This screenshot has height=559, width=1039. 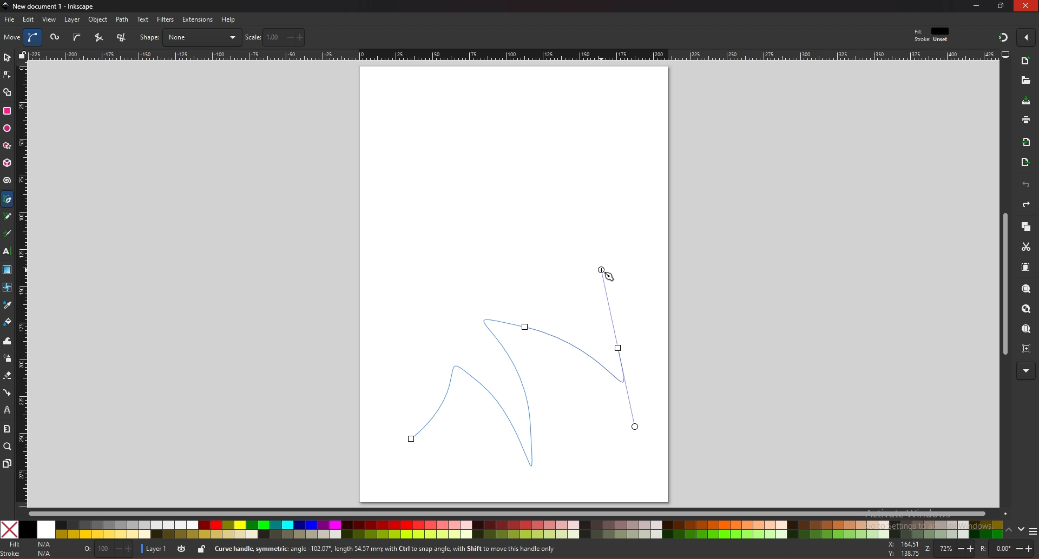 I want to click on minimize, so click(x=977, y=5).